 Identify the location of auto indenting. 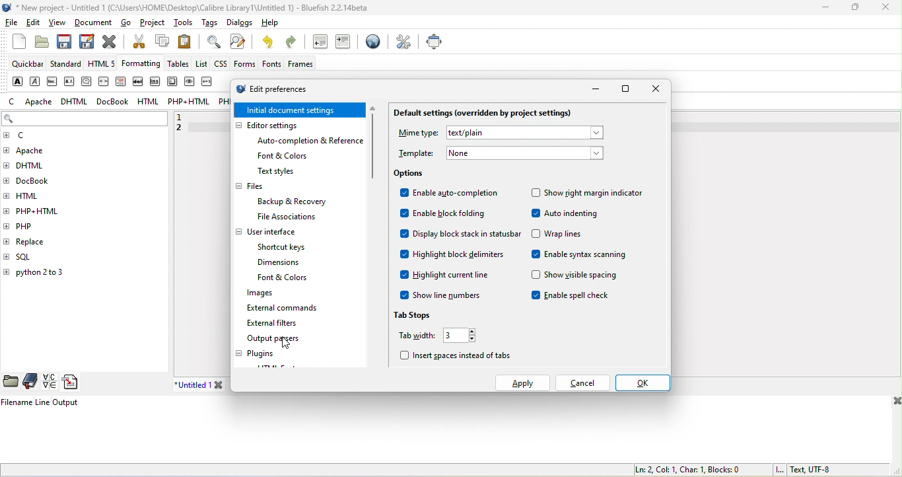
(566, 215).